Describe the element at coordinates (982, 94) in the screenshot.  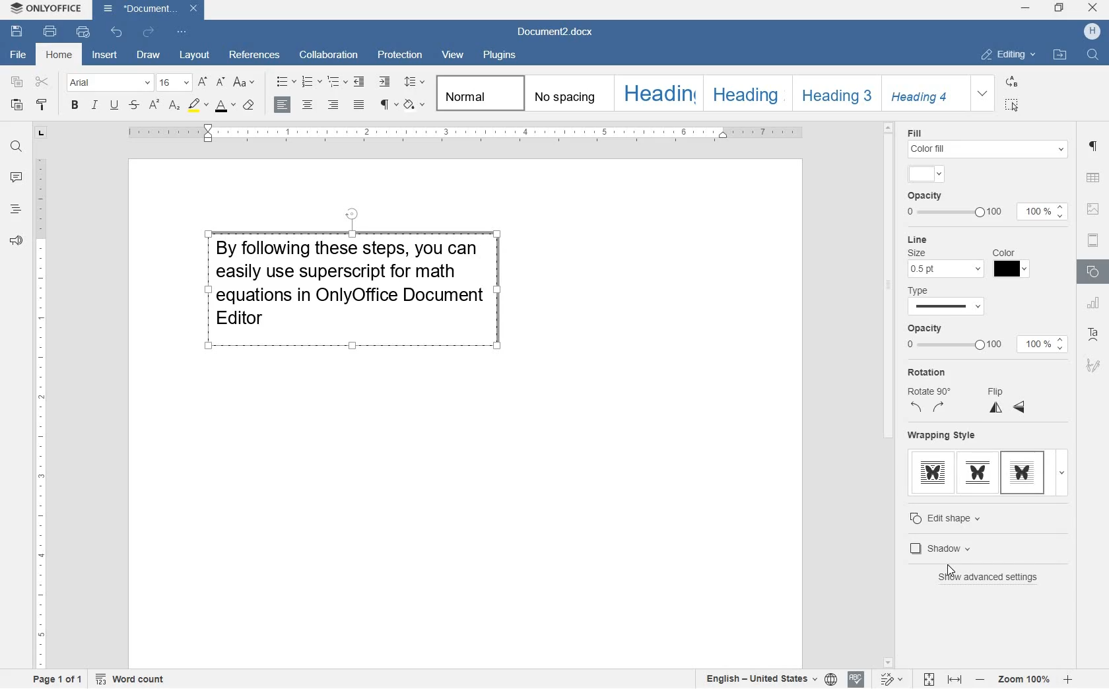
I see `EXPAND FORMATTING STYLE` at that location.